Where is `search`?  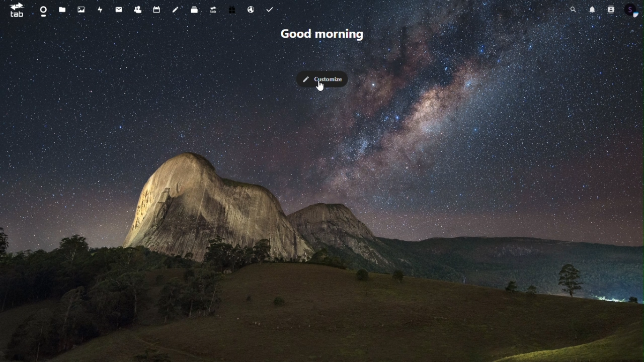 search is located at coordinates (572, 10).